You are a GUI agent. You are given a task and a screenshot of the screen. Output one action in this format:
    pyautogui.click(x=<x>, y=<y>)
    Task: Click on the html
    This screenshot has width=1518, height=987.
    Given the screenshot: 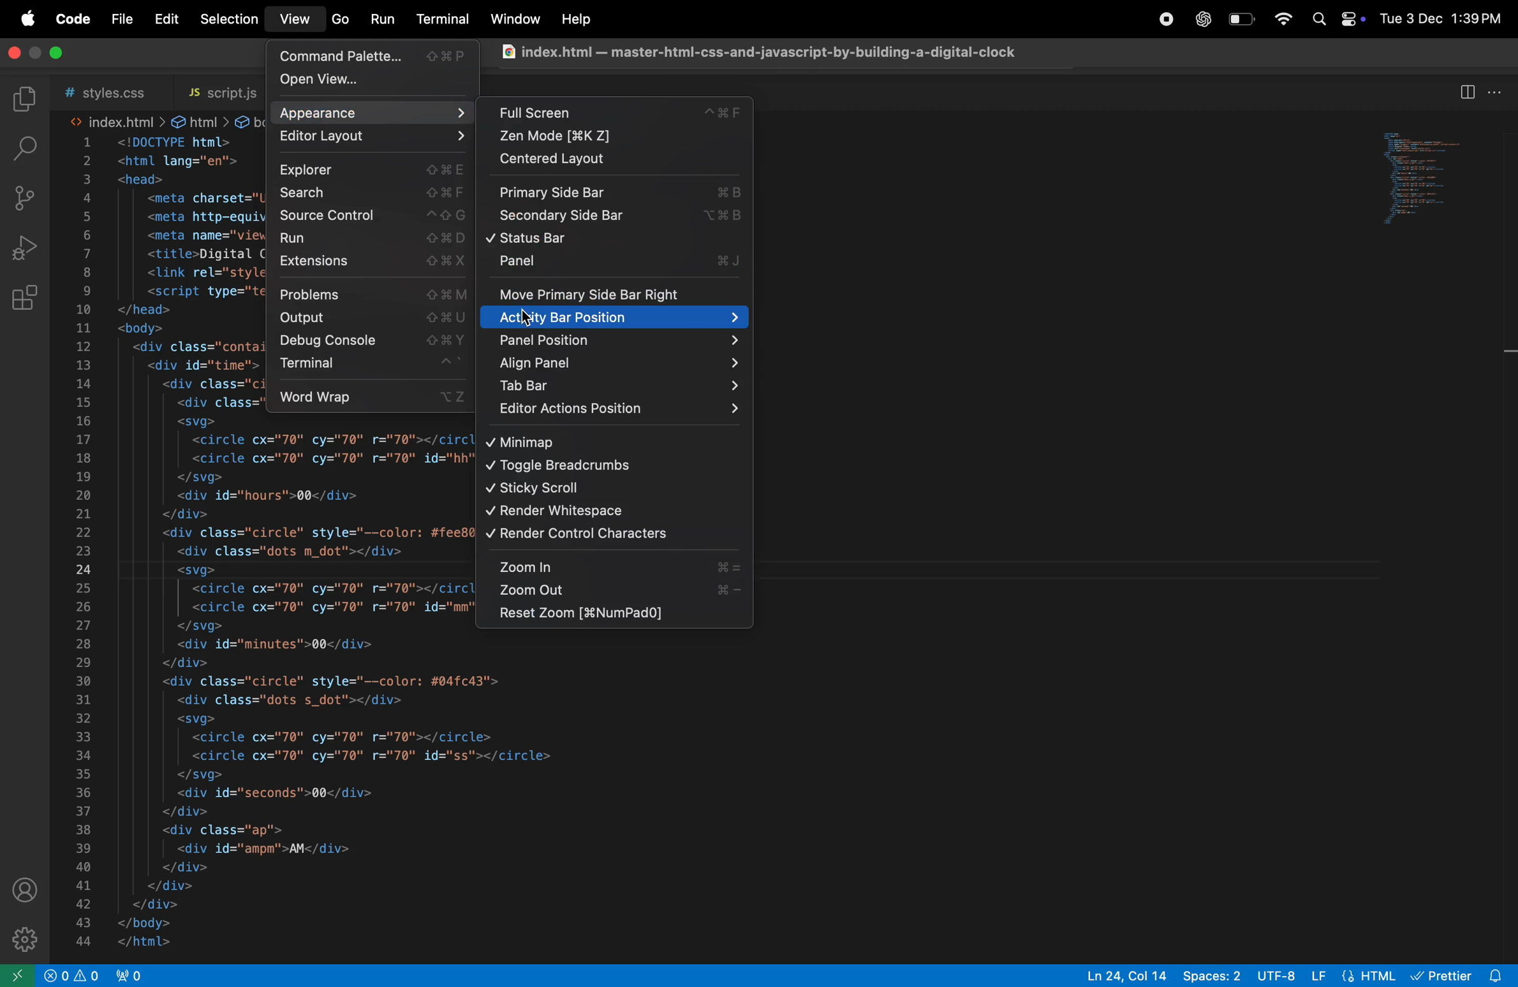 What is the action you would take?
    pyautogui.click(x=198, y=121)
    